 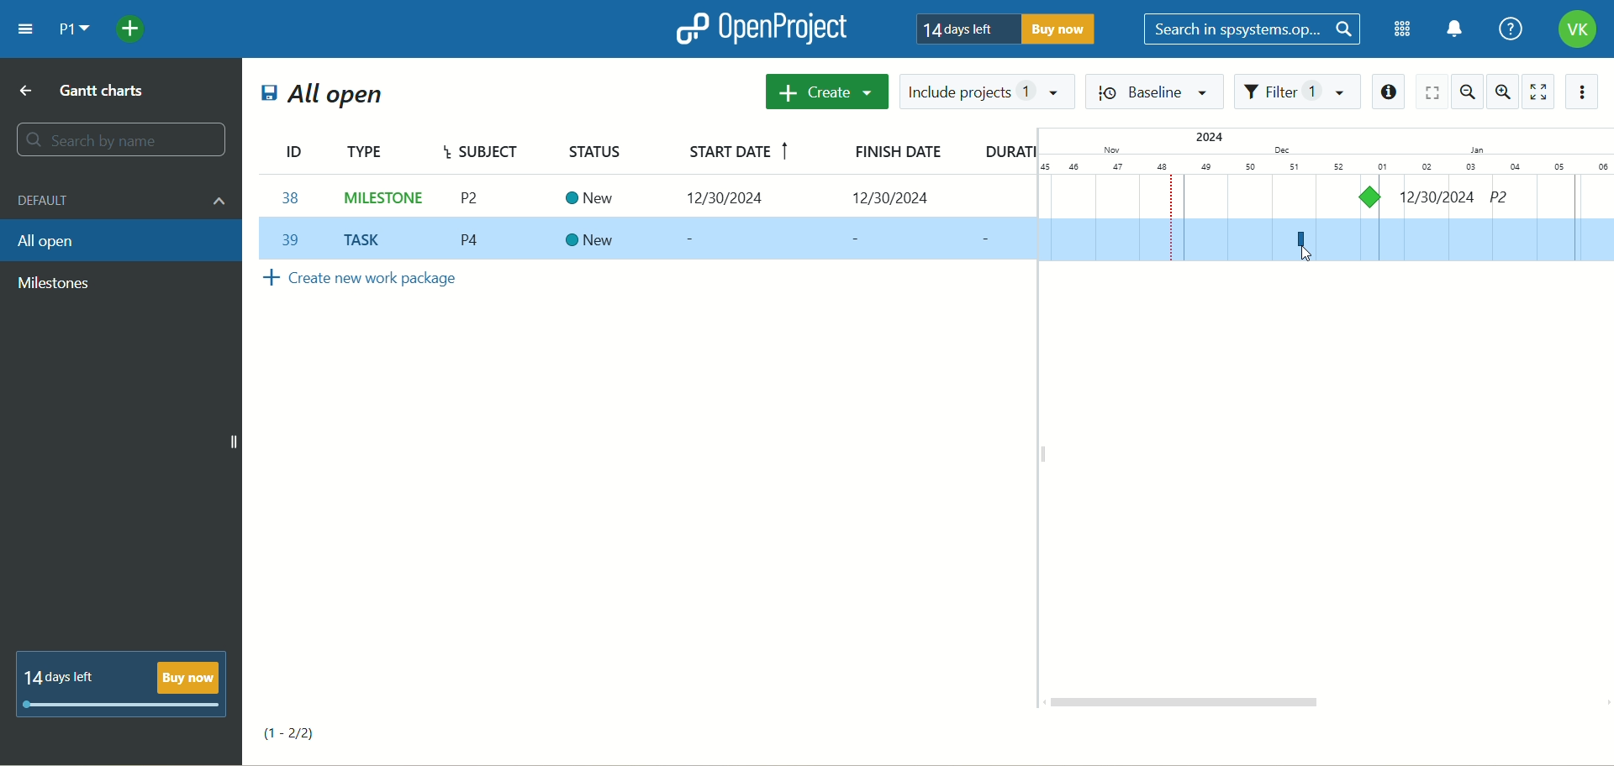 What do you see at coordinates (735, 198) in the screenshot?
I see `12/30/2024` at bounding box center [735, 198].